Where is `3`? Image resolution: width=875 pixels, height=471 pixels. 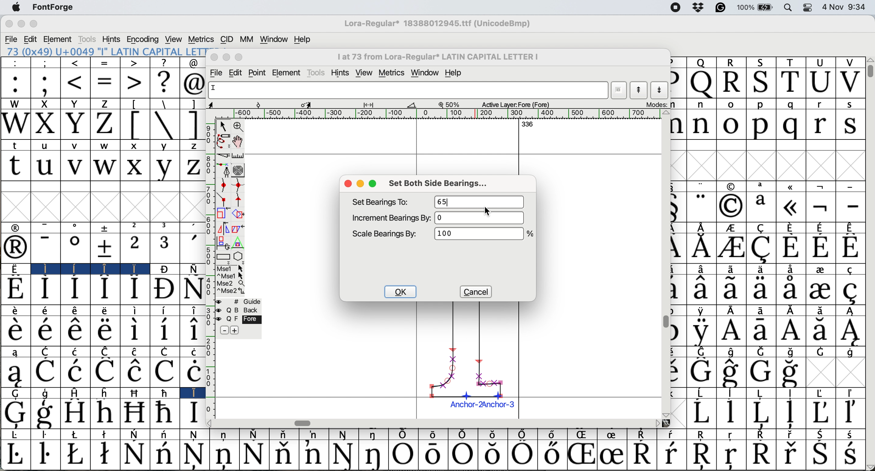 3 is located at coordinates (165, 227).